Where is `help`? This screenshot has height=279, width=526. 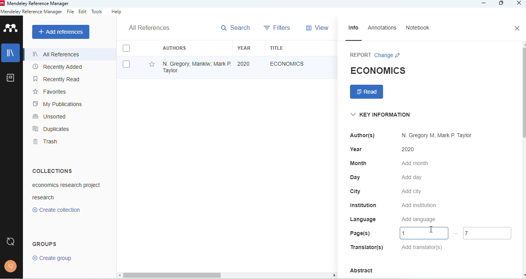 help is located at coordinates (117, 12).